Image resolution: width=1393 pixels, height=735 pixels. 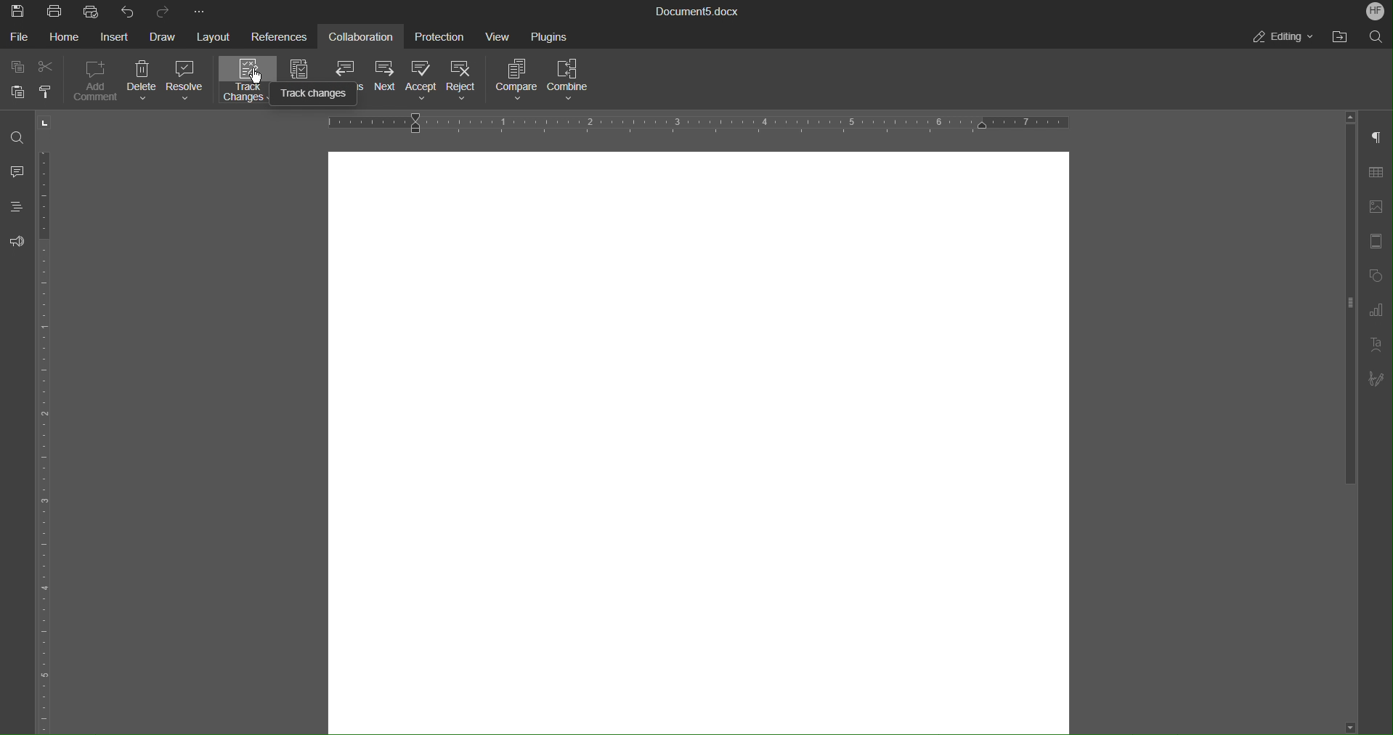 I want to click on Plugins, so click(x=555, y=39).